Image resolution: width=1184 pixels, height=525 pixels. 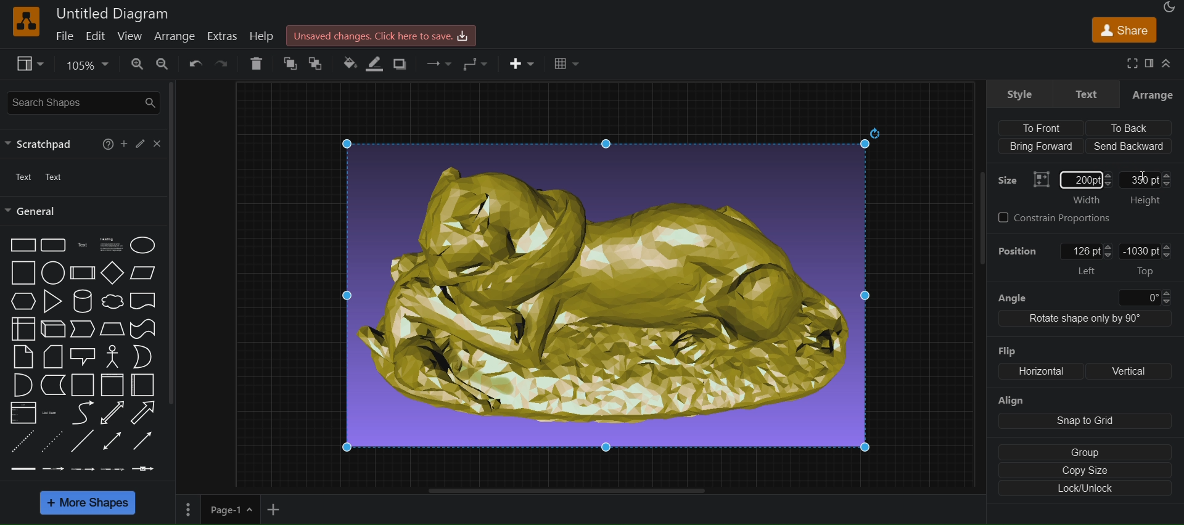 I want to click on delete, so click(x=257, y=63).